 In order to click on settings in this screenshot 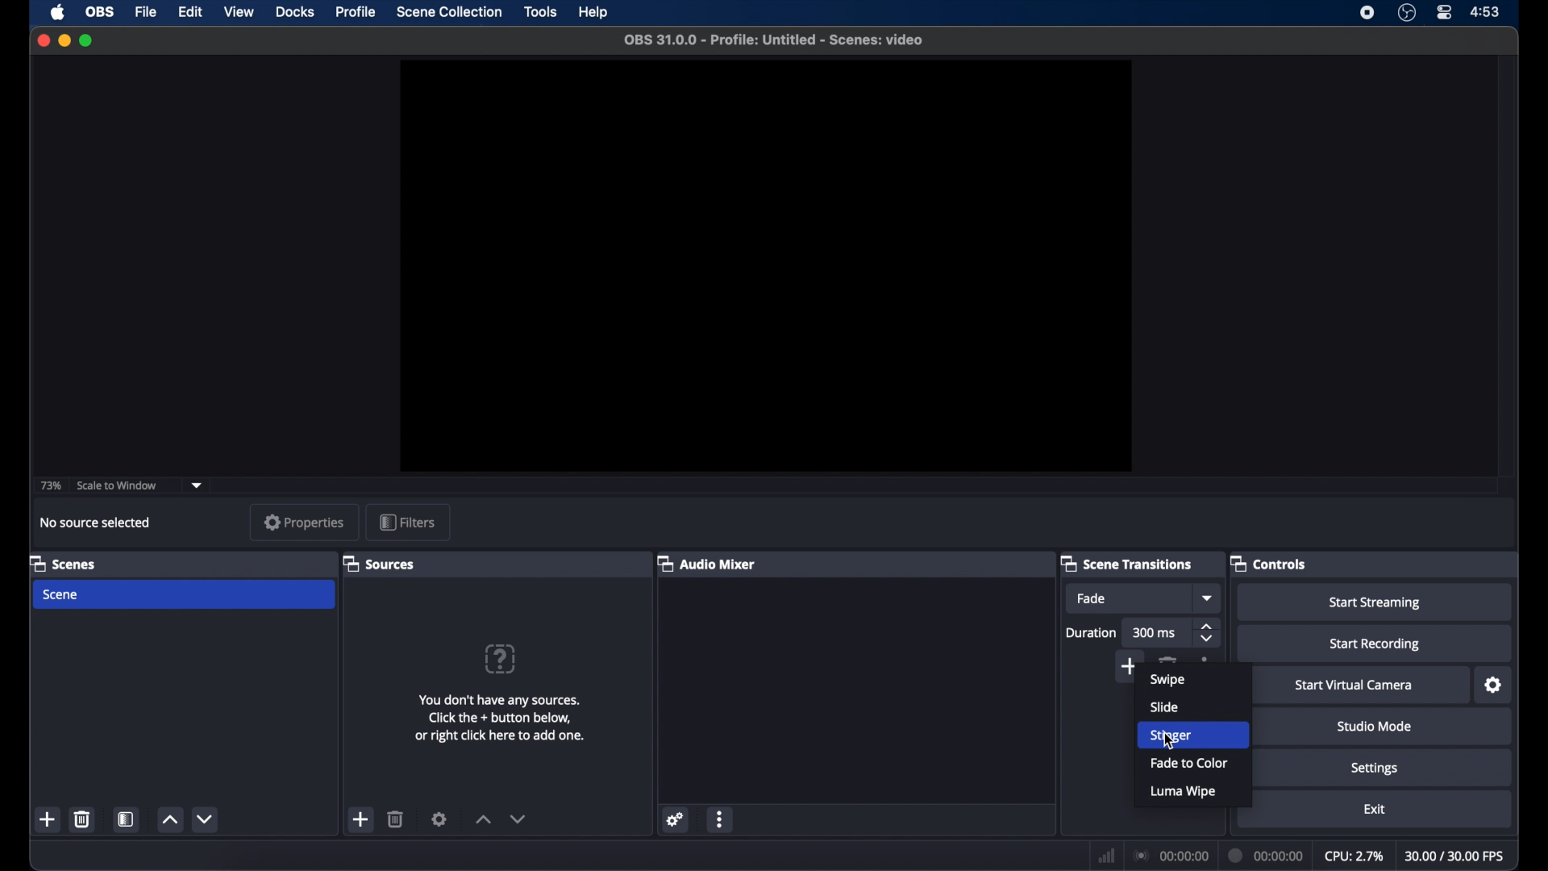, I will do `click(439, 819)`.